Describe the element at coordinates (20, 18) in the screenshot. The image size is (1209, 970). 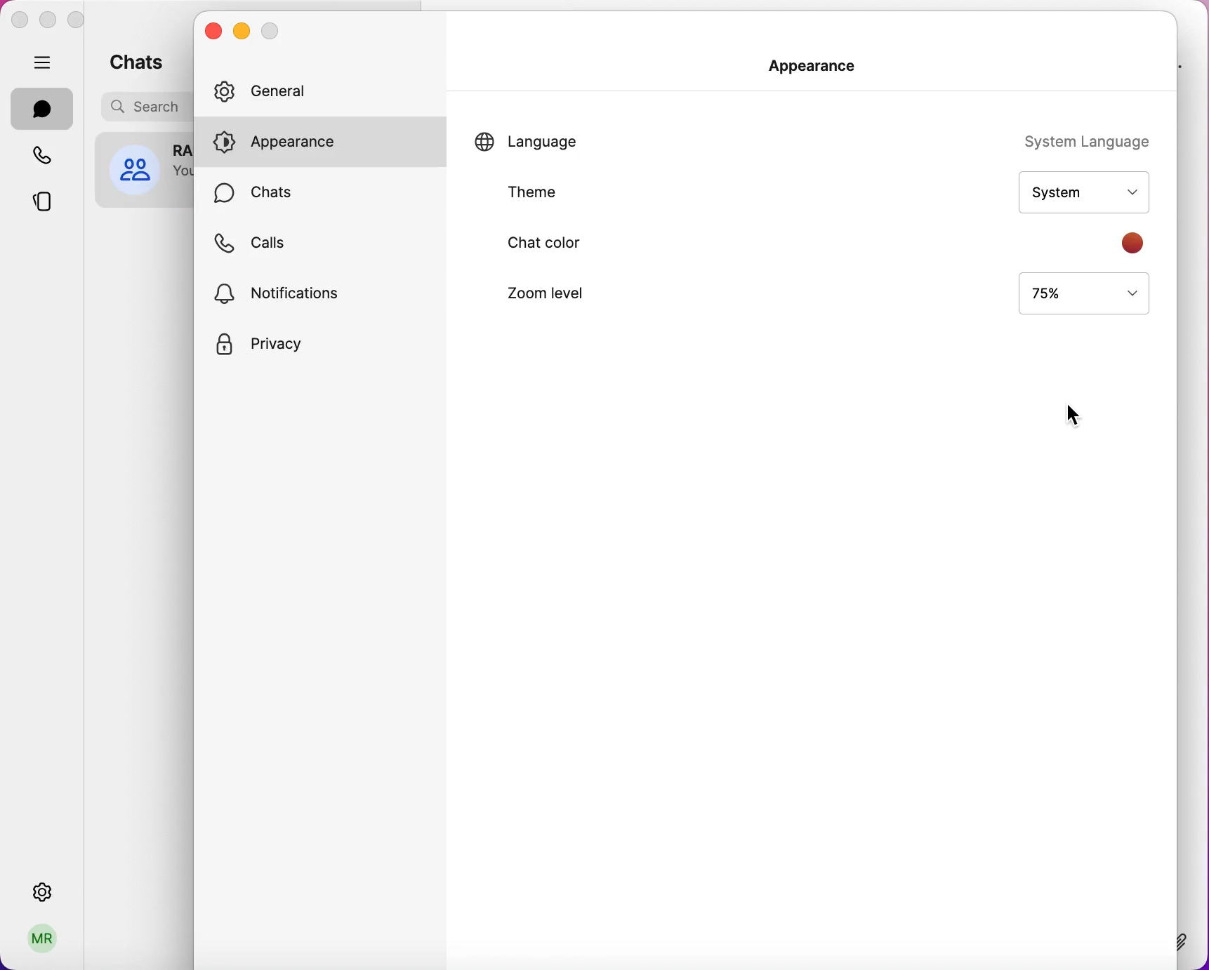
I see `close` at that location.